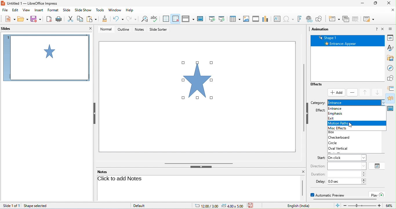 The height and width of the screenshot is (209, 396). Describe the element at coordinates (342, 137) in the screenshot. I see `checkerboard` at that location.